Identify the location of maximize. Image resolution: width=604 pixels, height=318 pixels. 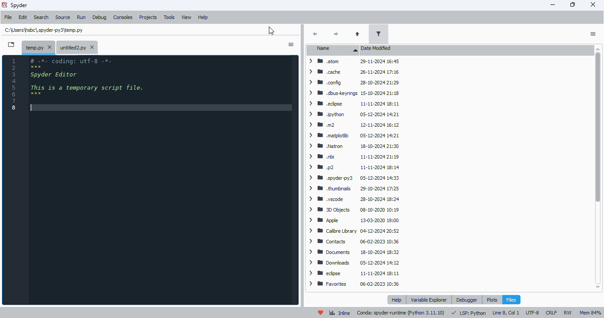
(573, 4).